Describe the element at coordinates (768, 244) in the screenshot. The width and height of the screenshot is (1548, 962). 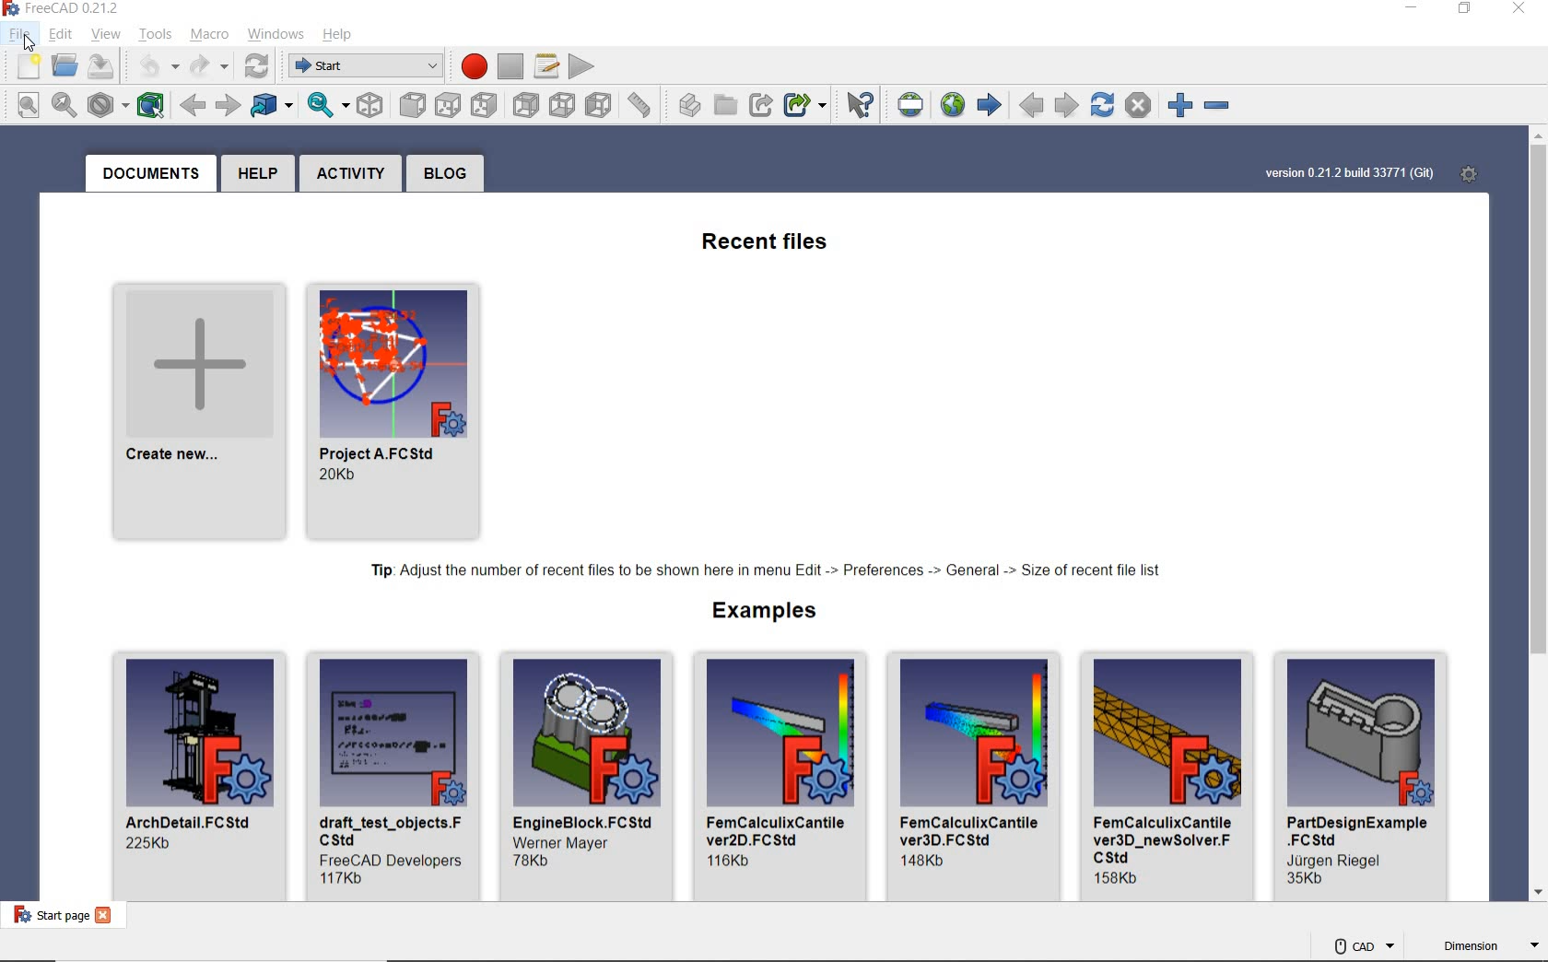
I see `RECENTFILES` at that location.